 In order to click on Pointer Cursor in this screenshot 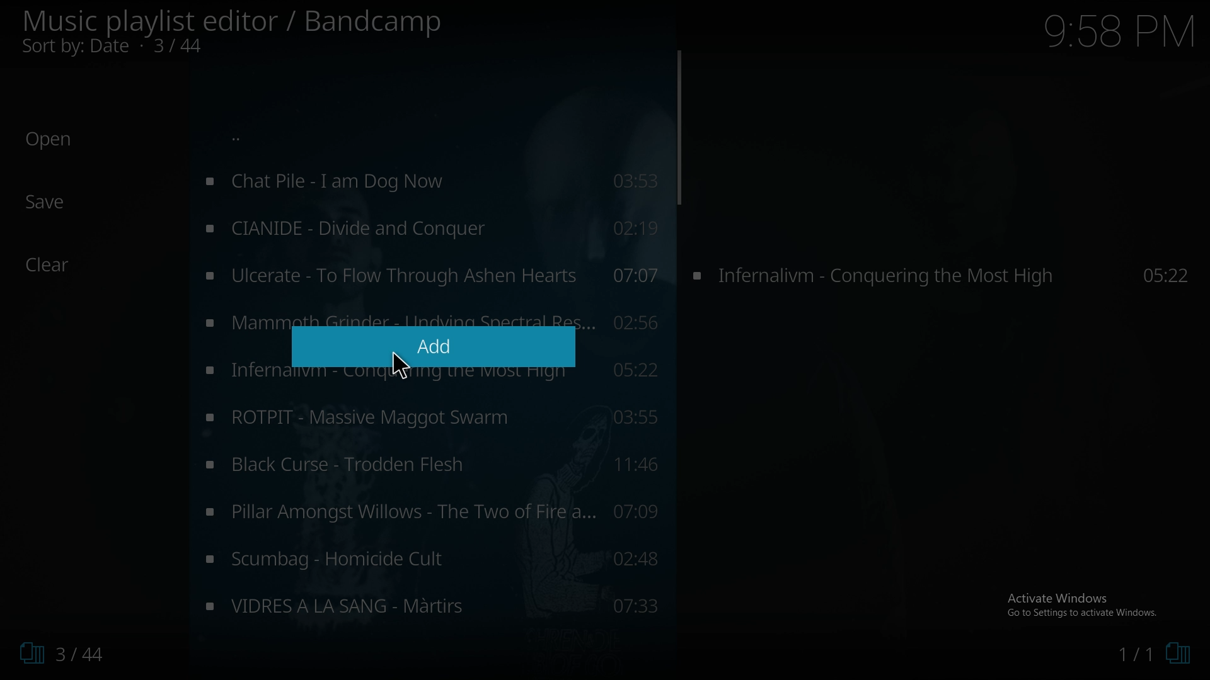, I will do `click(398, 368)`.